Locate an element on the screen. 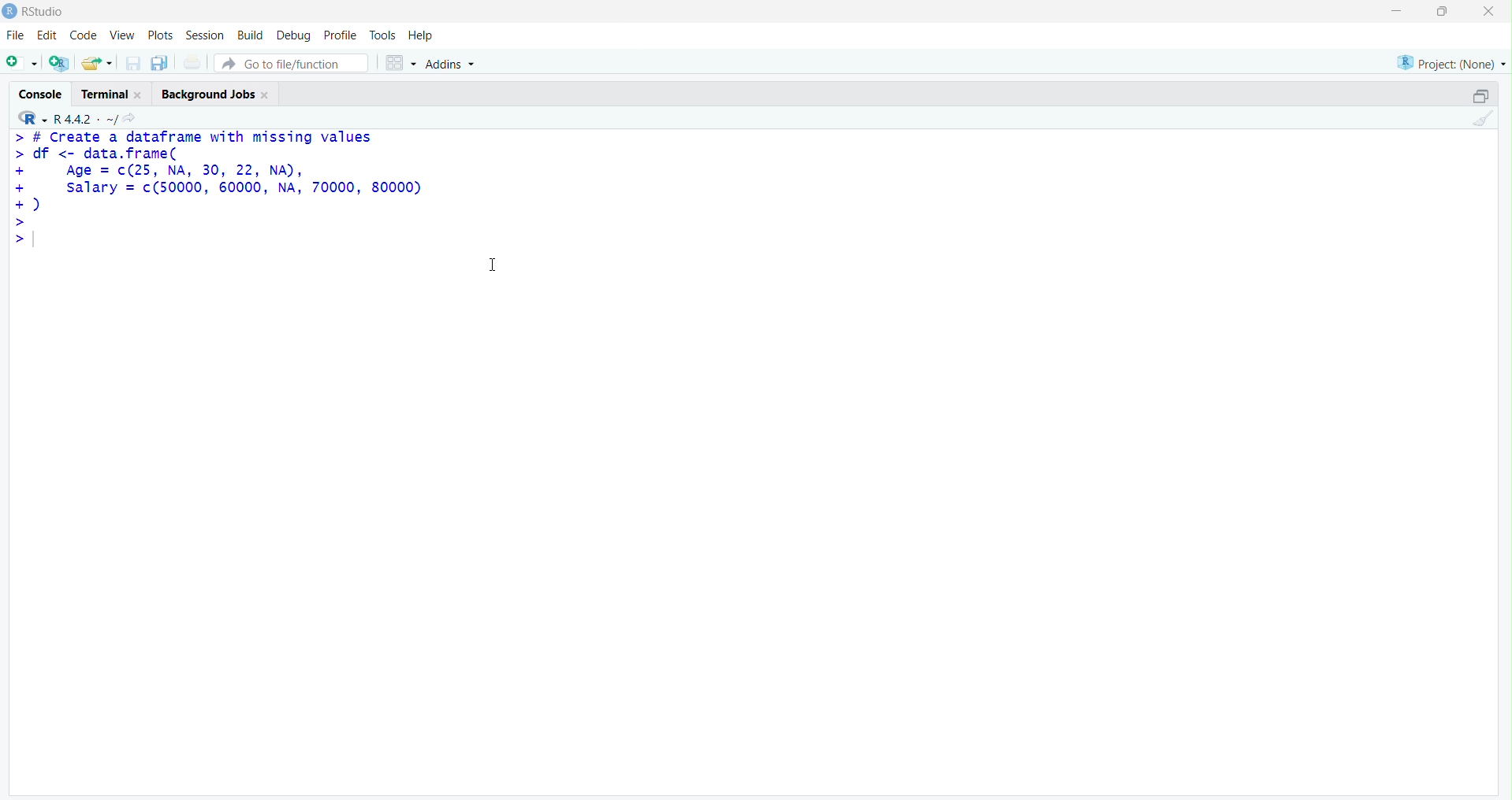  View the current working directory is located at coordinates (136, 116).